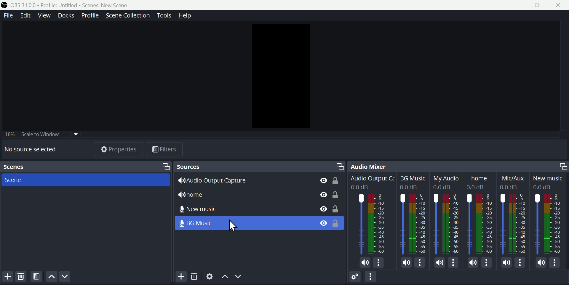 The image size is (569, 285). Describe the element at coordinates (201, 194) in the screenshot. I see `home` at that location.